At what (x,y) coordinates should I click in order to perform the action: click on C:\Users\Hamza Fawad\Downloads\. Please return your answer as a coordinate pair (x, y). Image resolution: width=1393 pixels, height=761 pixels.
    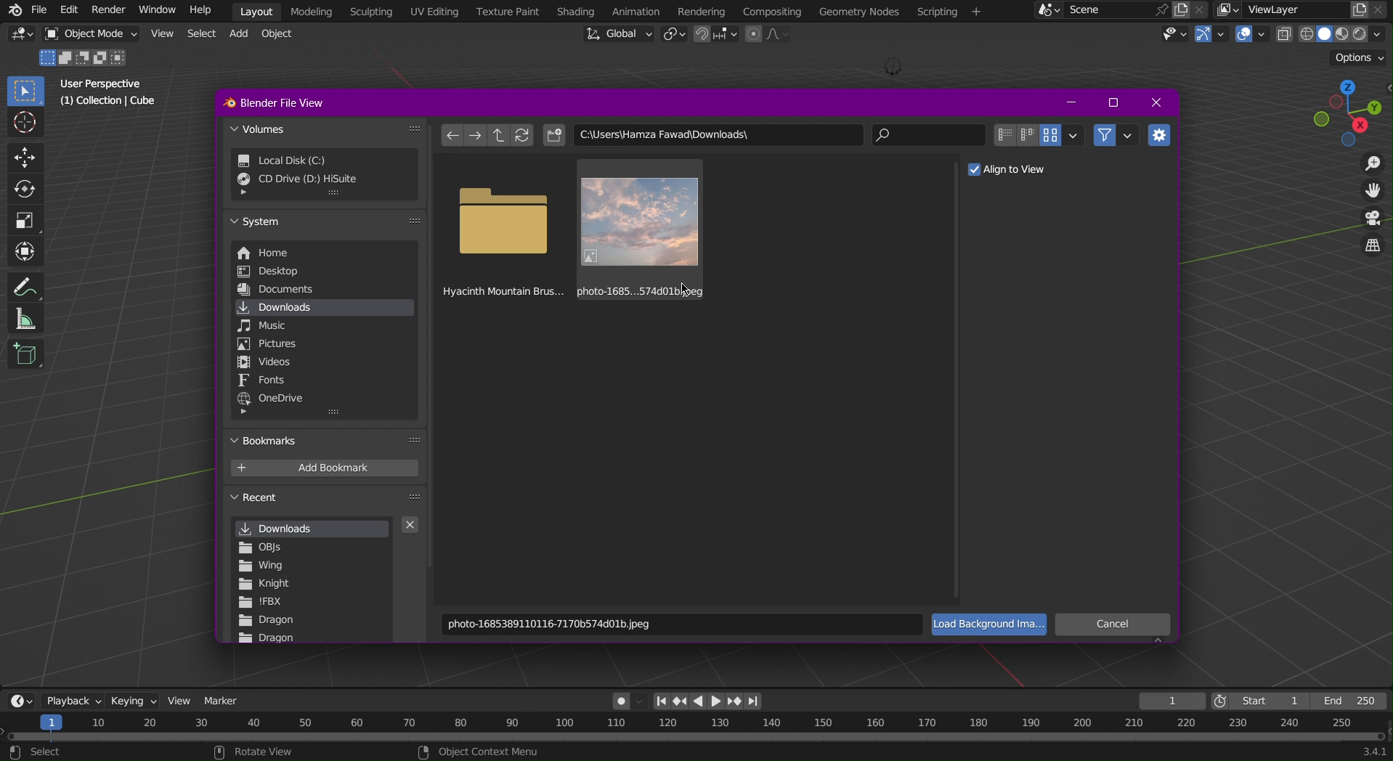
    Looking at the image, I should click on (721, 137).